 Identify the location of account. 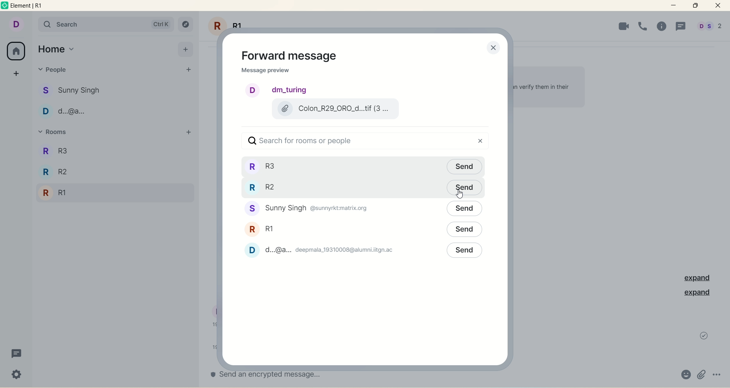
(15, 24).